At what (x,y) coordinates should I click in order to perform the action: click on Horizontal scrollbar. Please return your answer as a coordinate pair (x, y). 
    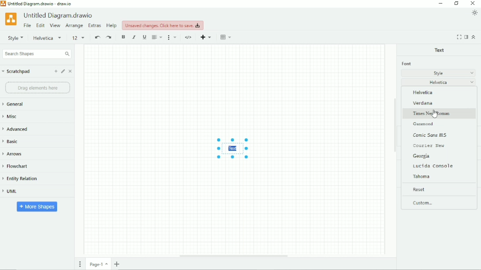
    Looking at the image, I should click on (234, 255).